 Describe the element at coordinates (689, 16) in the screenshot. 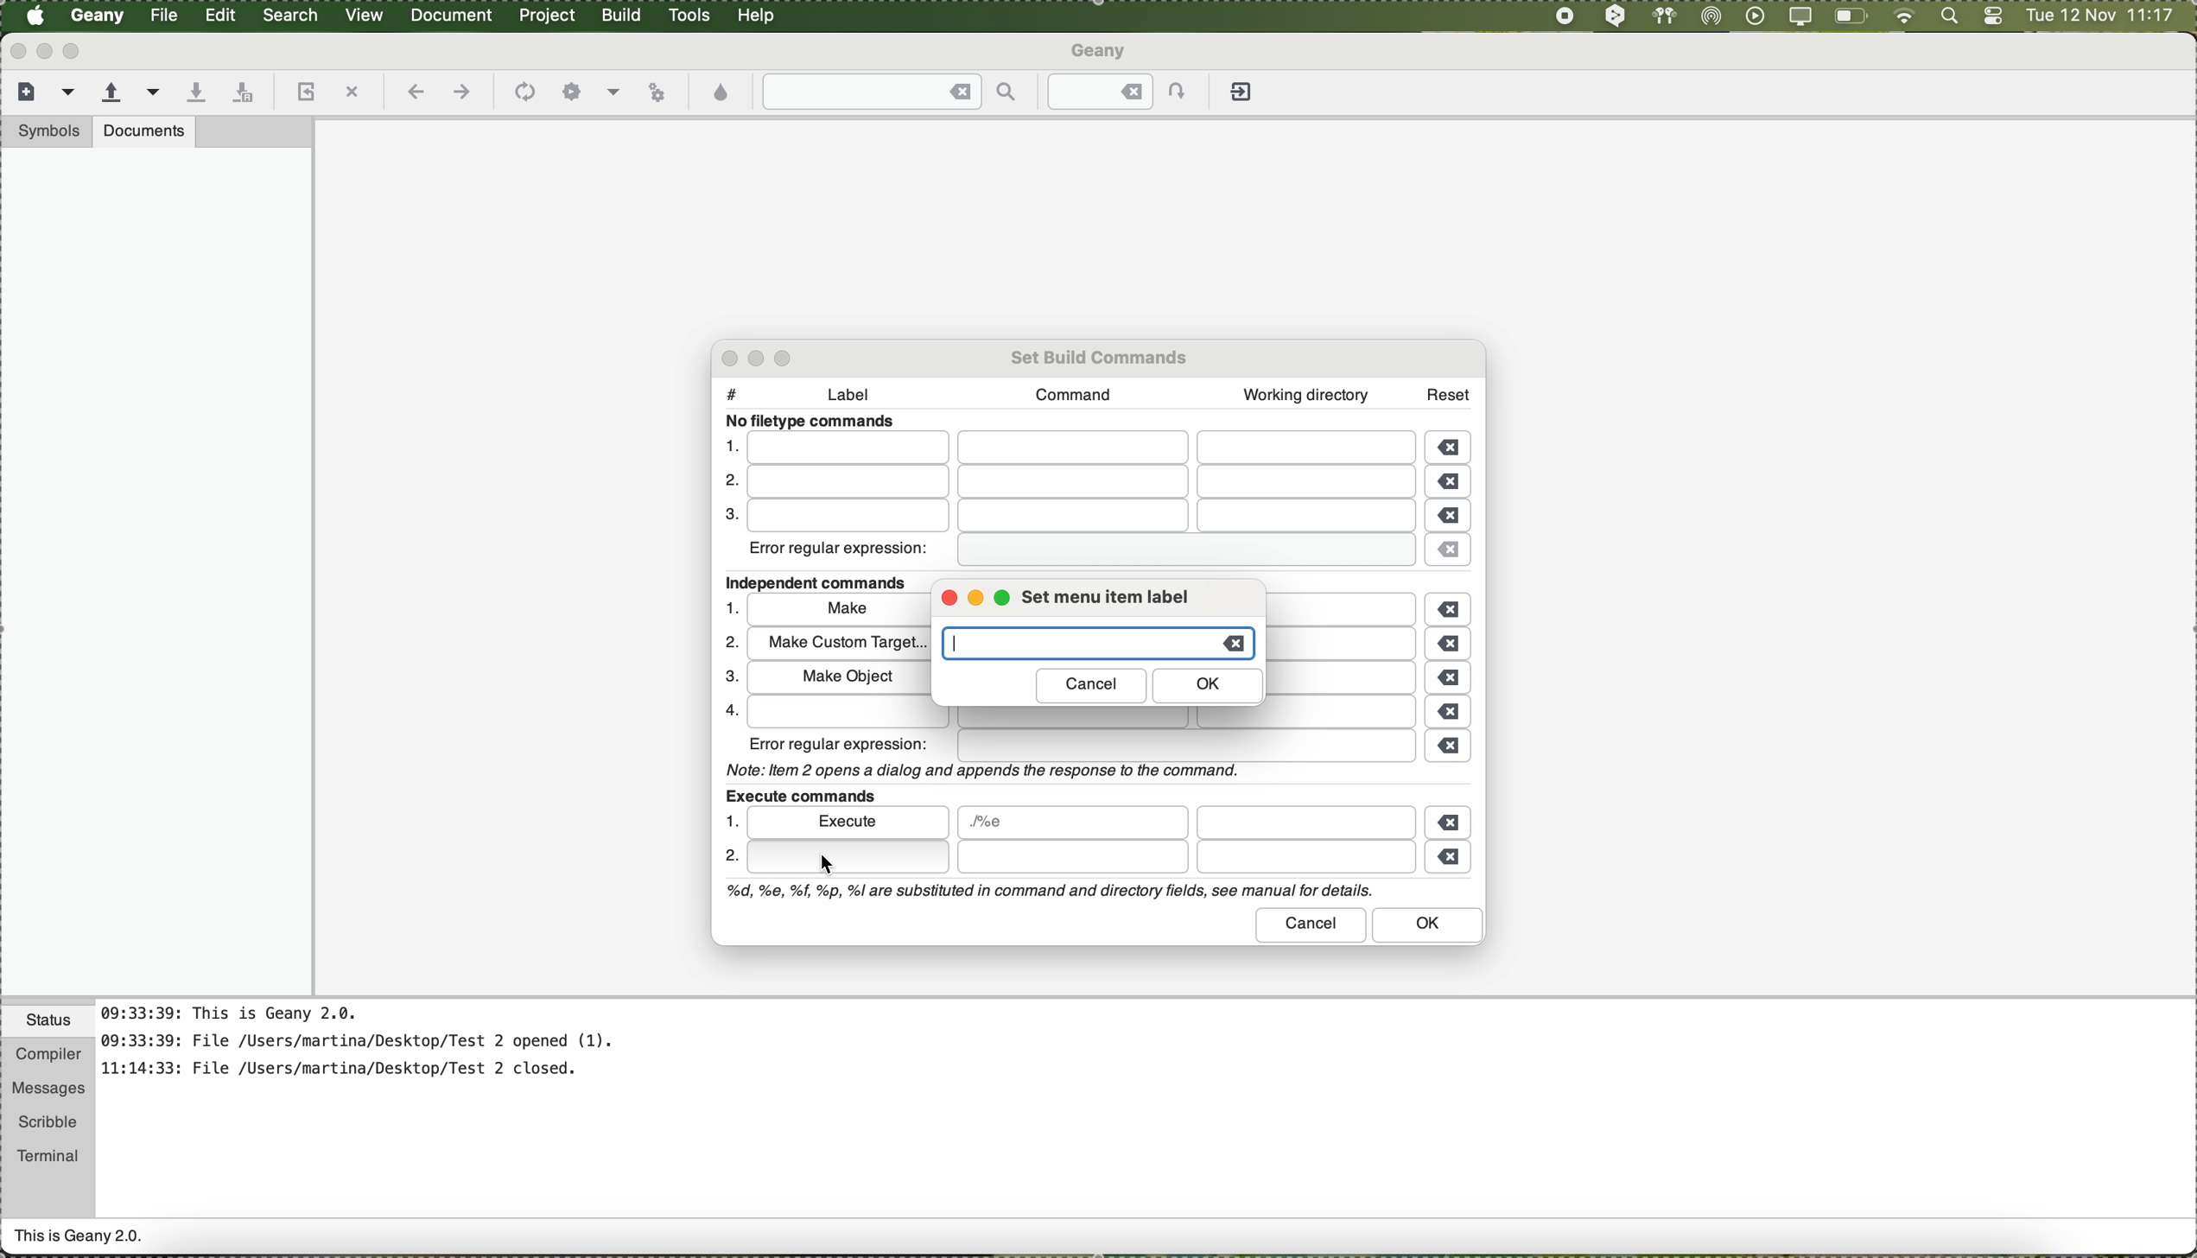

I see `tools` at that location.